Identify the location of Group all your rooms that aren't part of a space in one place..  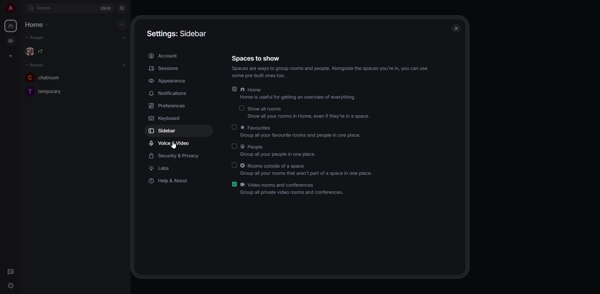
(310, 173).